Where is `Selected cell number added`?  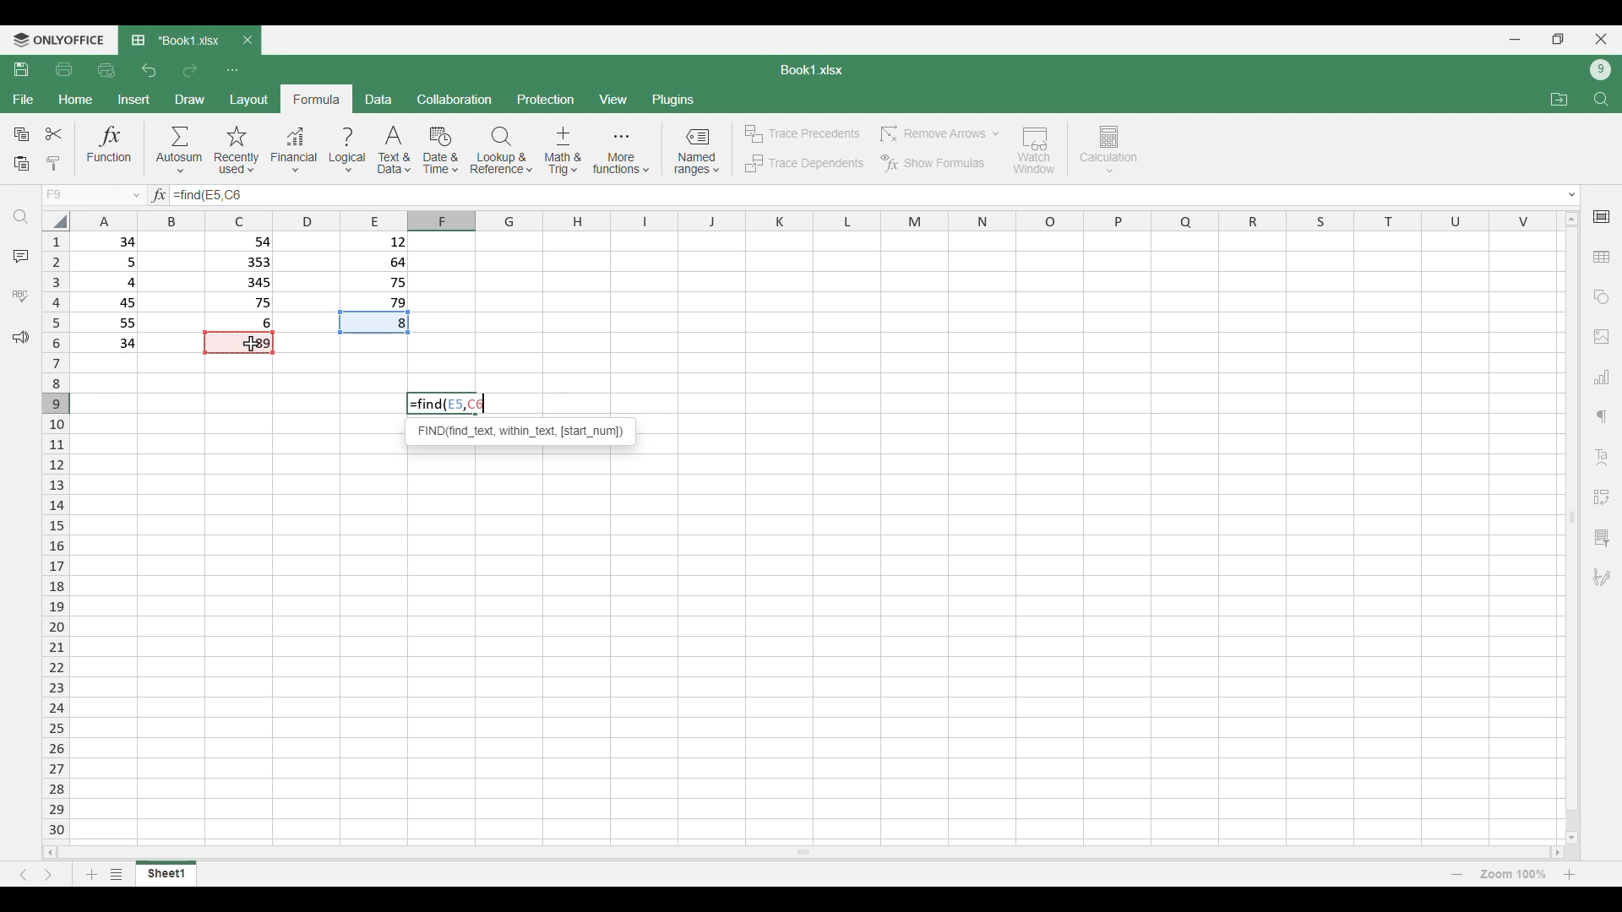 Selected cell number added is located at coordinates (213, 194).